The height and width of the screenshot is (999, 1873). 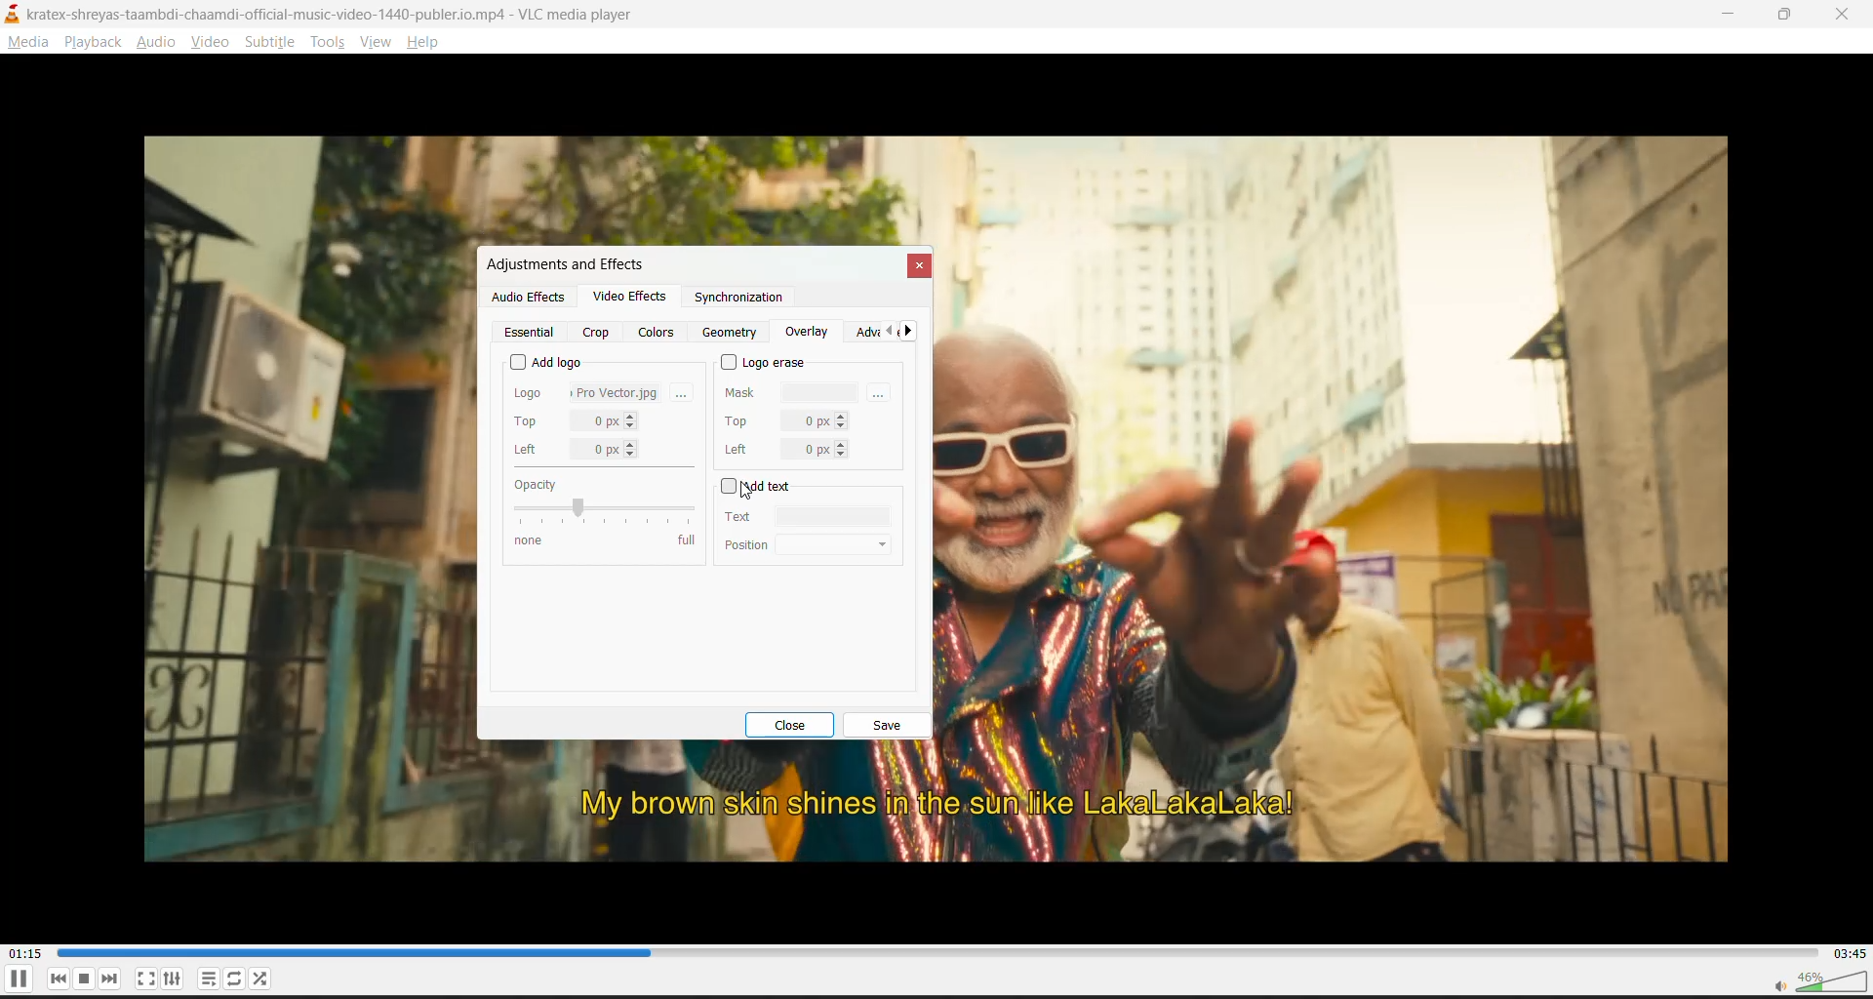 I want to click on kratex-shreyas-taambdi-chaamdi-official-music-video-1440-publer.io.mp4 - VLC media player, so click(x=346, y=15).